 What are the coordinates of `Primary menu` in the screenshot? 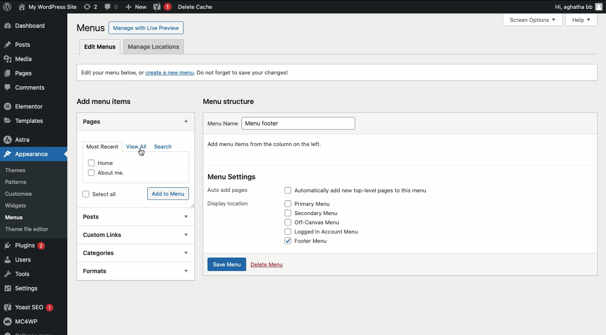 It's located at (317, 204).